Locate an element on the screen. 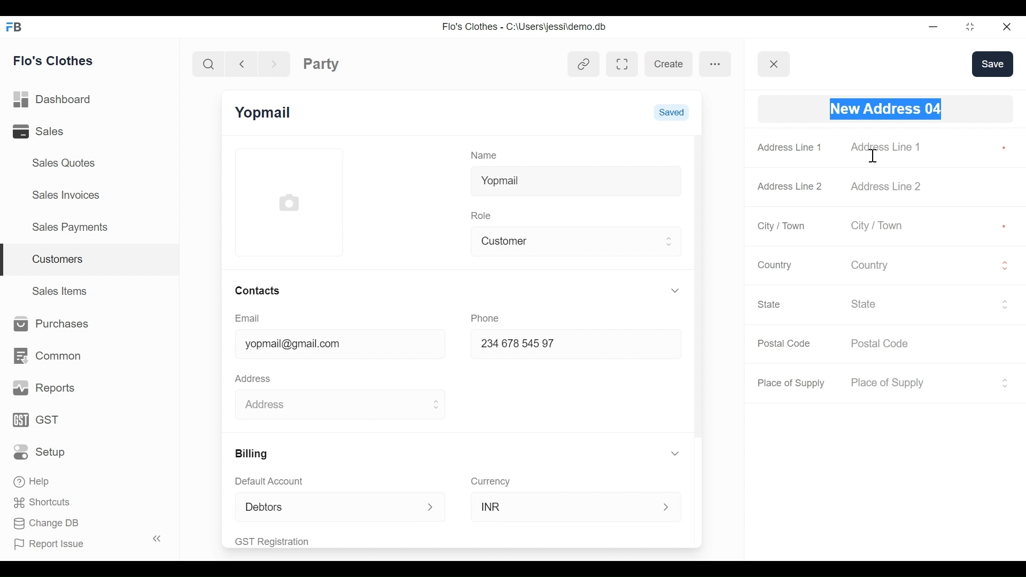 This screenshot has height=577, width=1026. Expand is located at coordinates (1004, 383).